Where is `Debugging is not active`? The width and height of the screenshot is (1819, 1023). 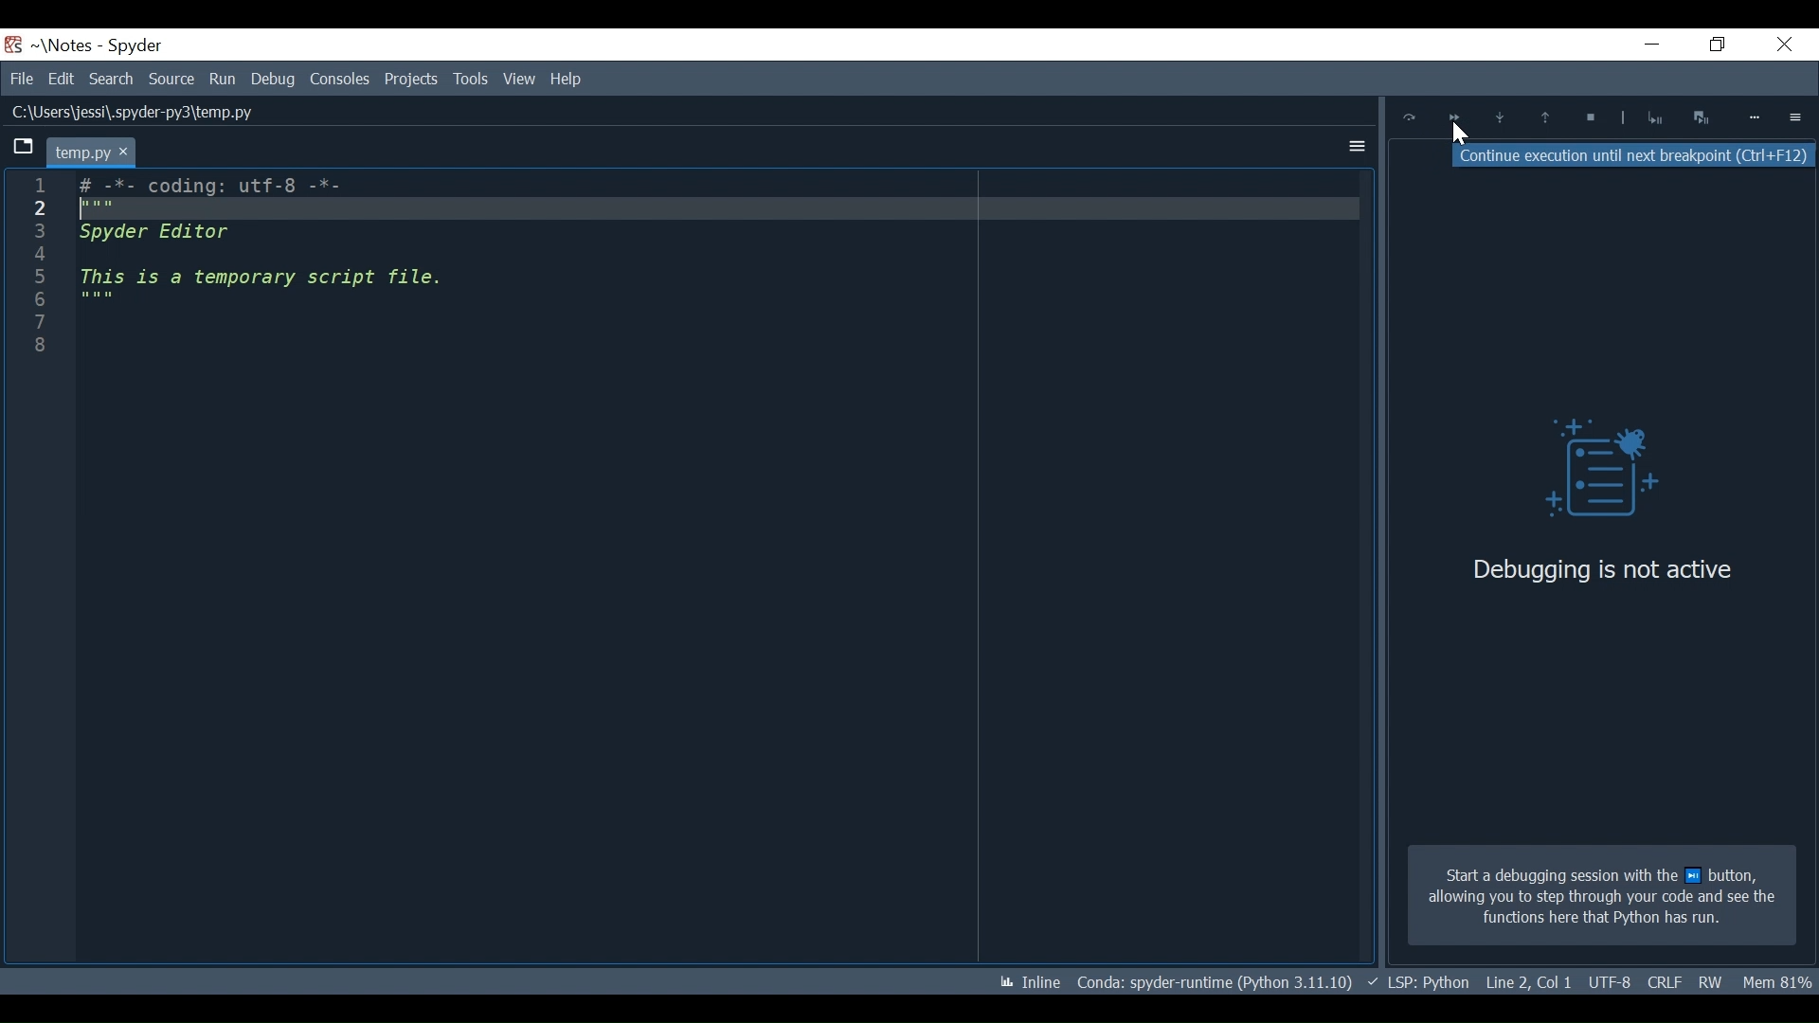 Debugging is not active is located at coordinates (1602, 569).